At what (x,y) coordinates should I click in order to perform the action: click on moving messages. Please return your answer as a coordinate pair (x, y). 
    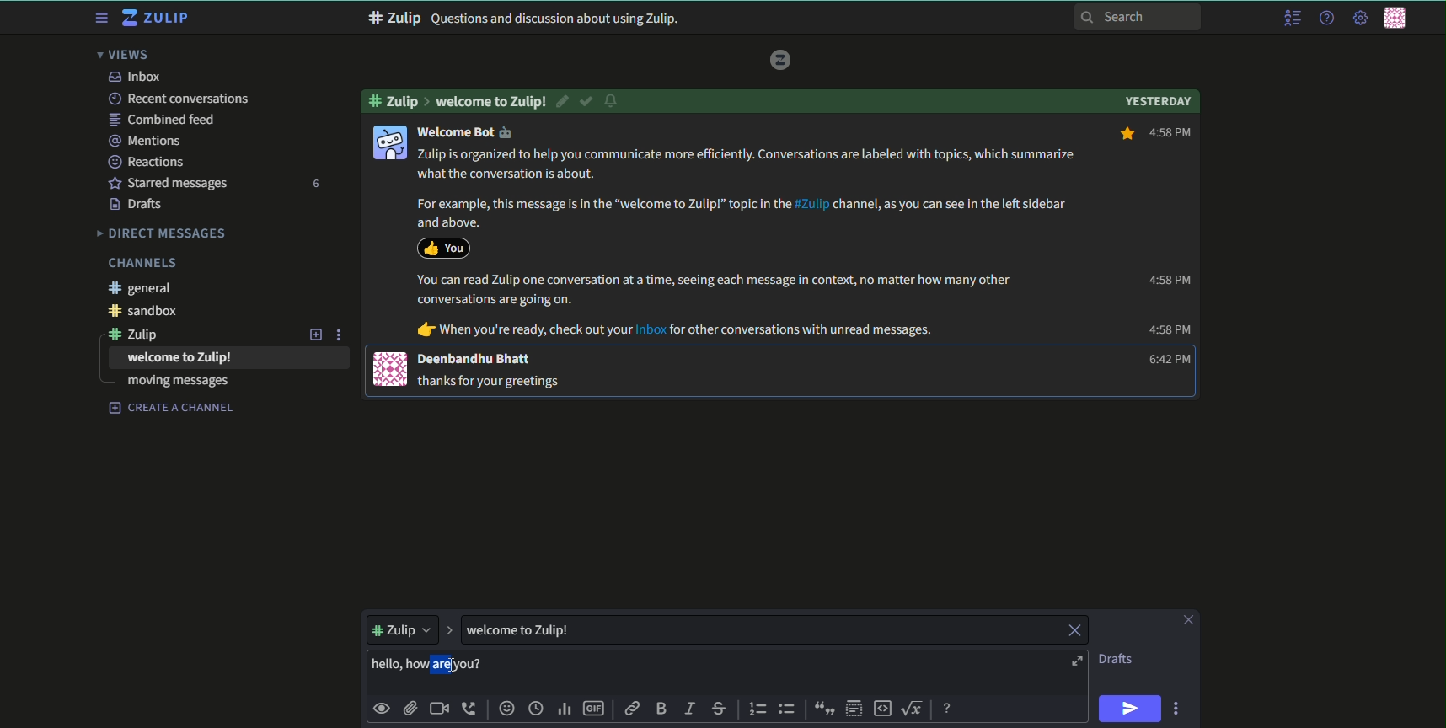
    Looking at the image, I should click on (178, 383).